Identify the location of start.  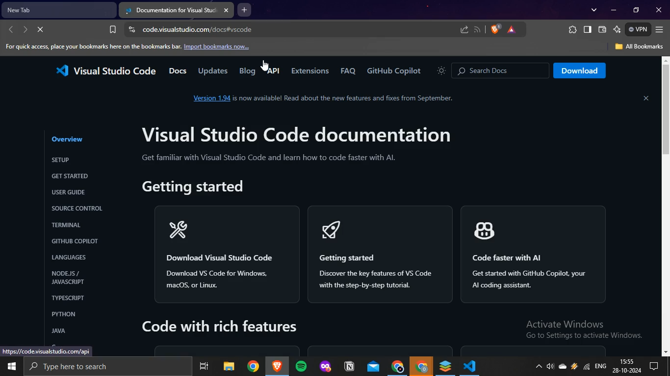
(10, 366).